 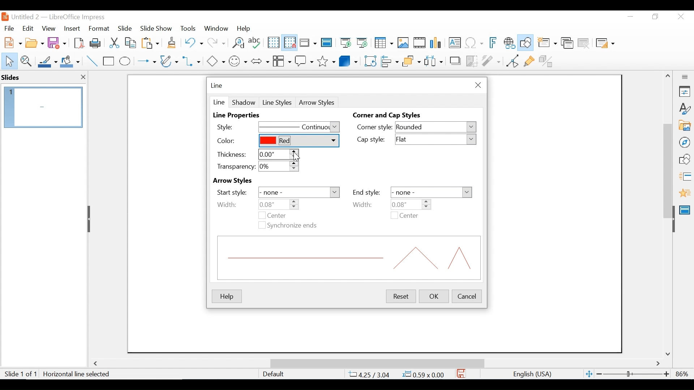 I want to click on Slide Layout, so click(x=604, y=44).